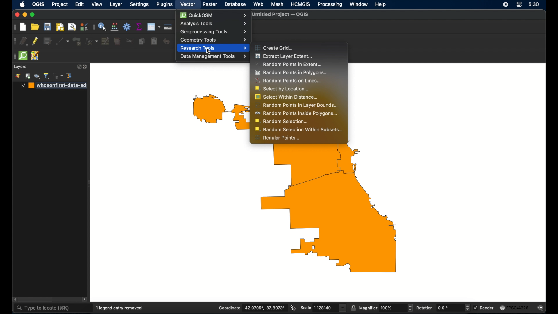  What do you see at coordinates (330, 4) in the screenshot?
I see `processing` at bounding box center [330, 4].